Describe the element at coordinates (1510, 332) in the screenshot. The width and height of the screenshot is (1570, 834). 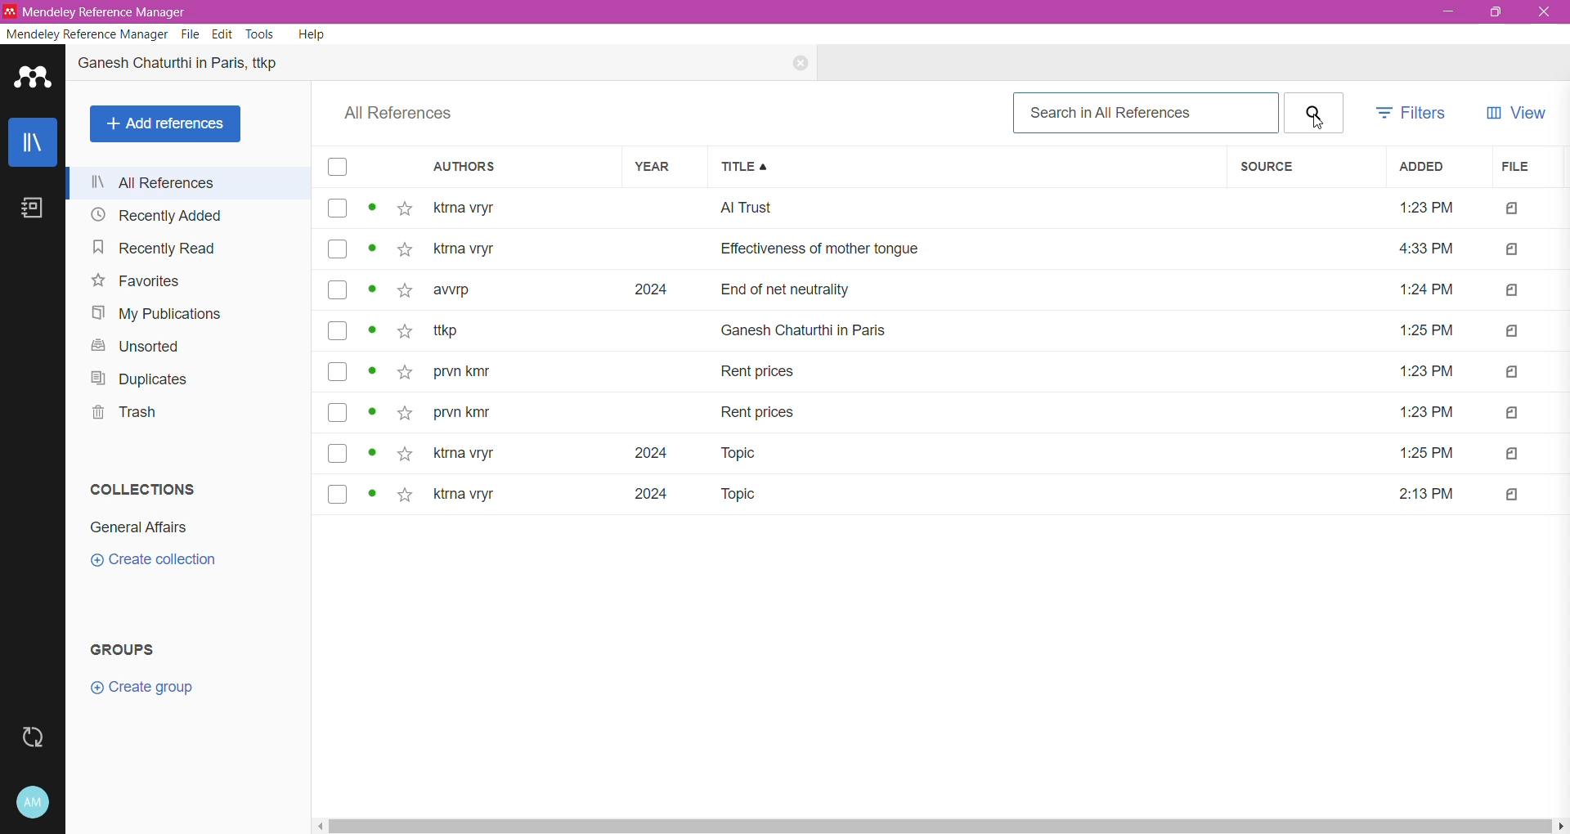
I see `file type` at that location.